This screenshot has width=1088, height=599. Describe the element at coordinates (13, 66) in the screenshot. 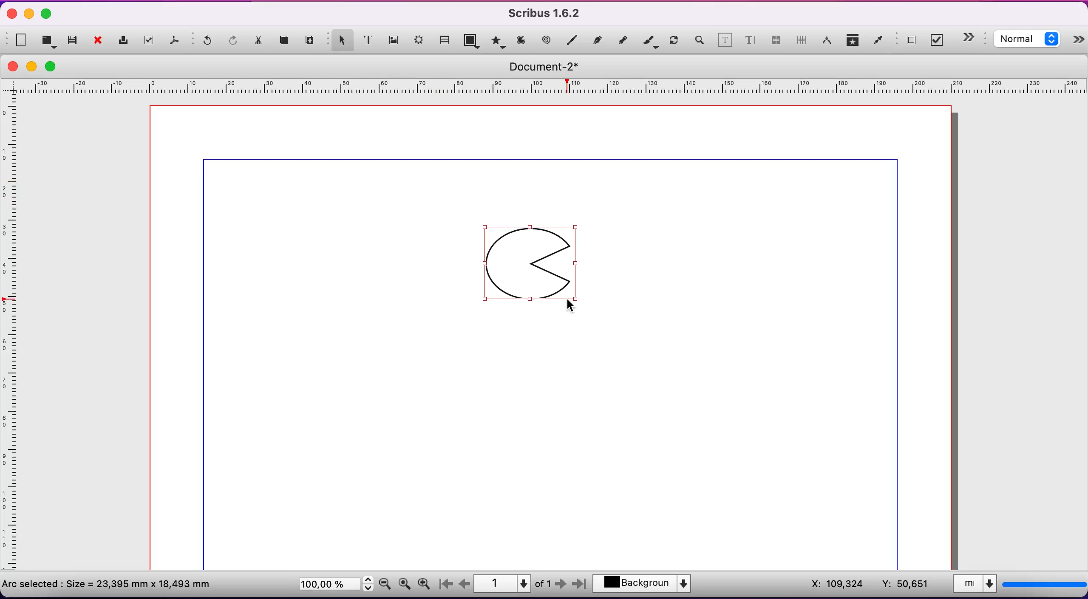

I see `close` at that location.